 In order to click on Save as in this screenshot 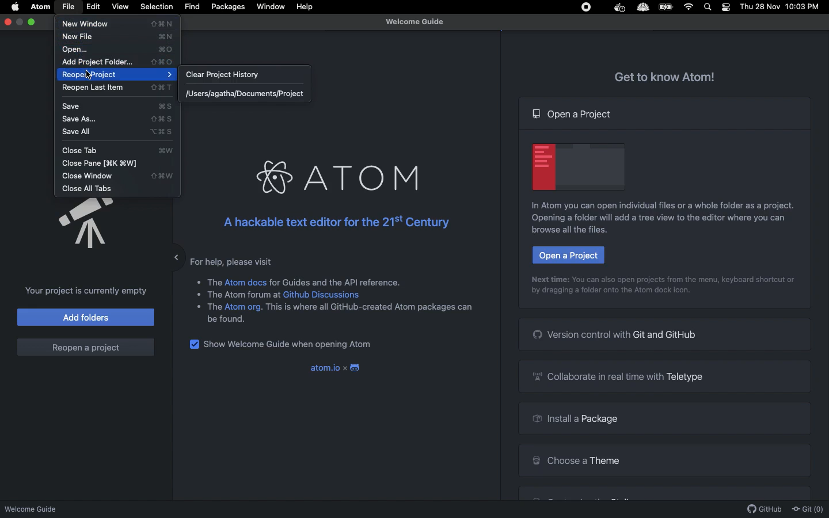, I will do `click(120, 119)`.